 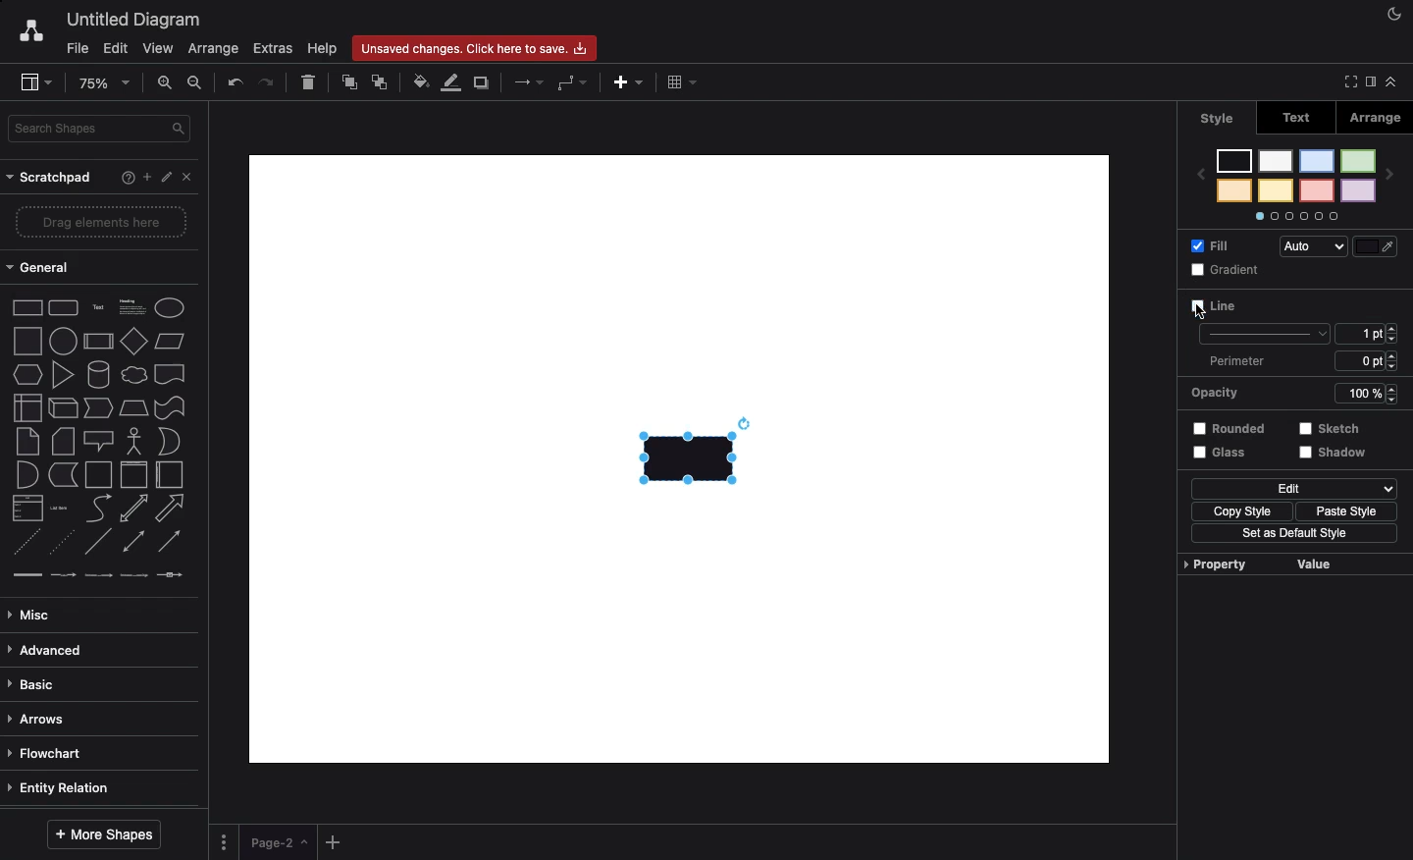 I want to click on Heading, so click(x=131, y=310).